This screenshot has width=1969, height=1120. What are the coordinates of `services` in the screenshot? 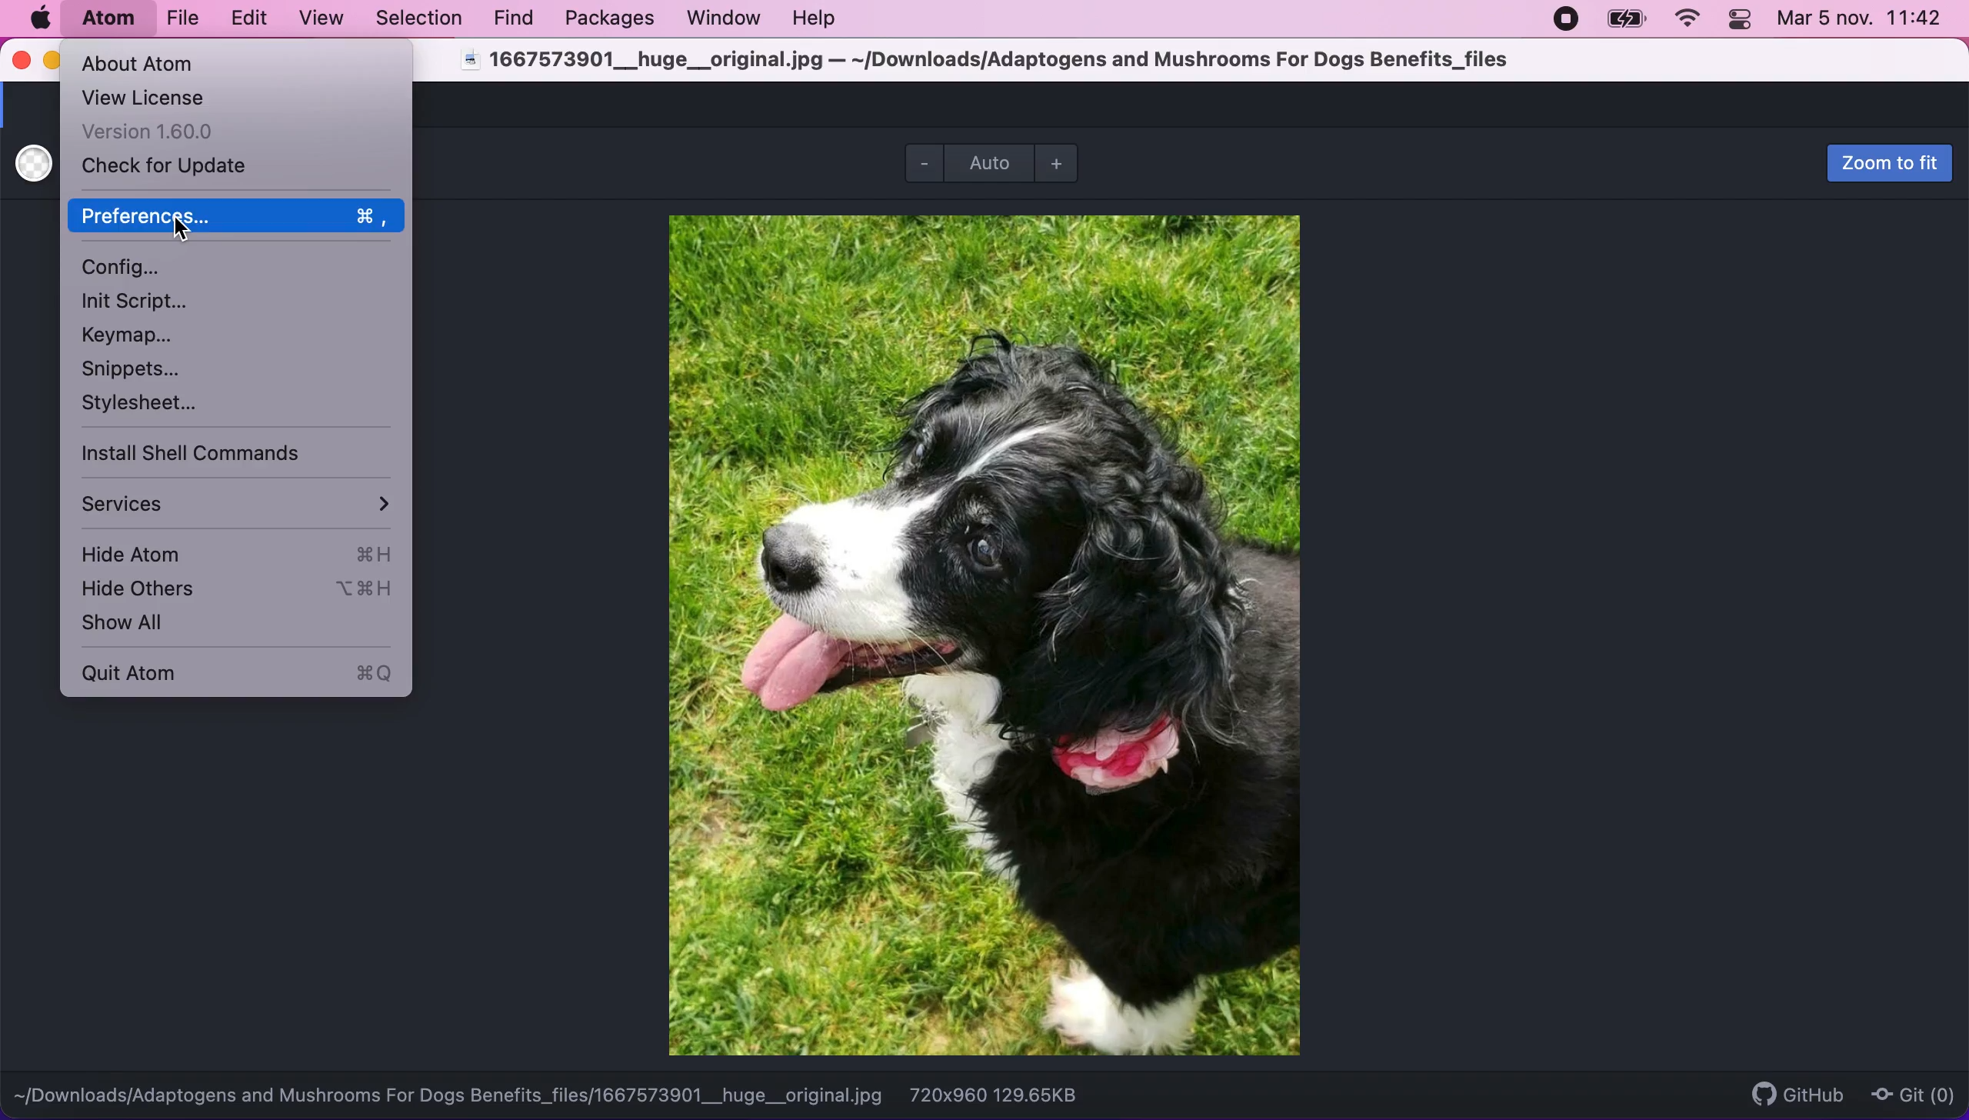 It's located at (236, 505).